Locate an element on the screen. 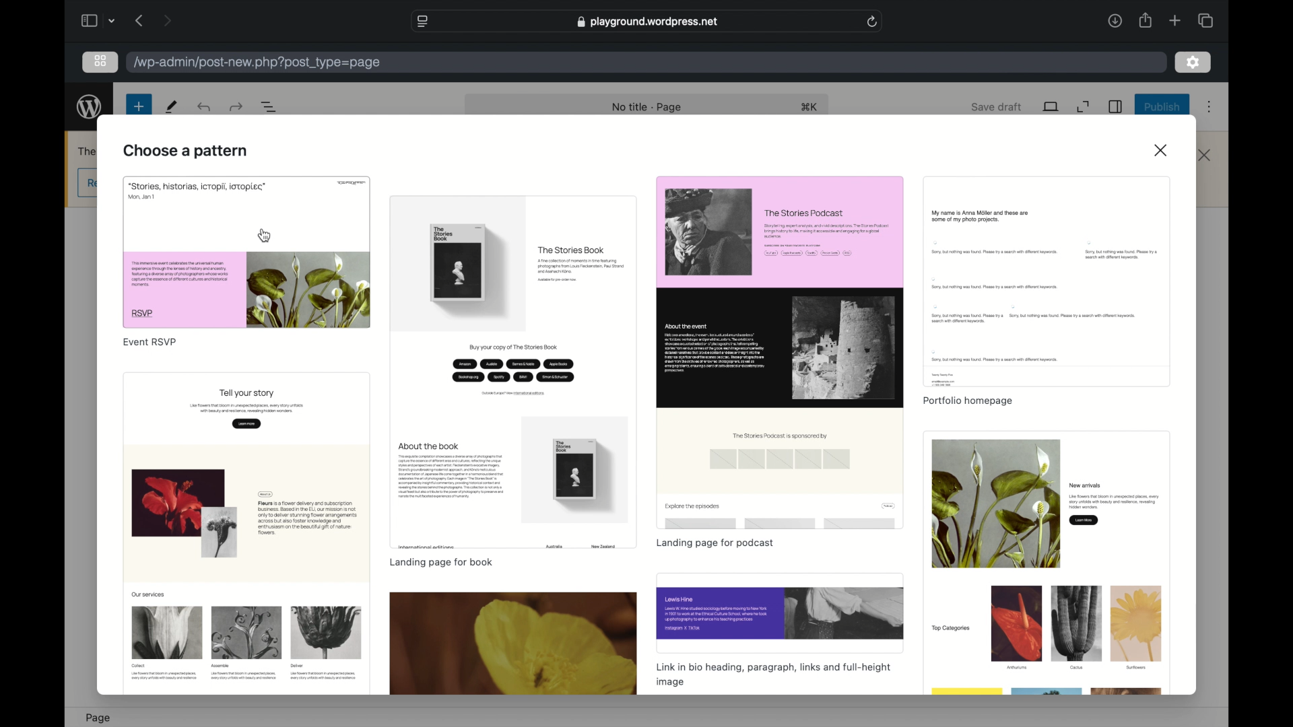 The image size is (1293, 727). more options is located at coordinates (1212, 106).